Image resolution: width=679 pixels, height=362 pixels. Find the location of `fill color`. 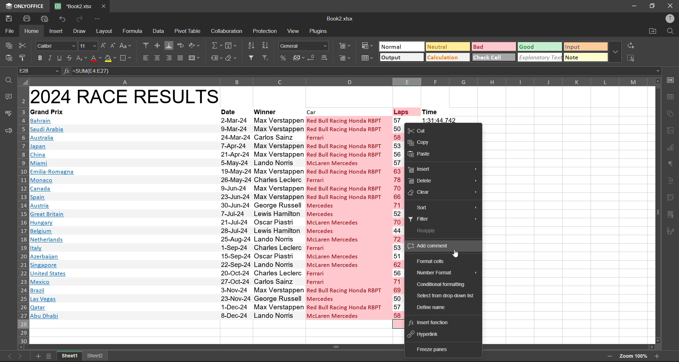

fill color is located at coordinates (110, 58).